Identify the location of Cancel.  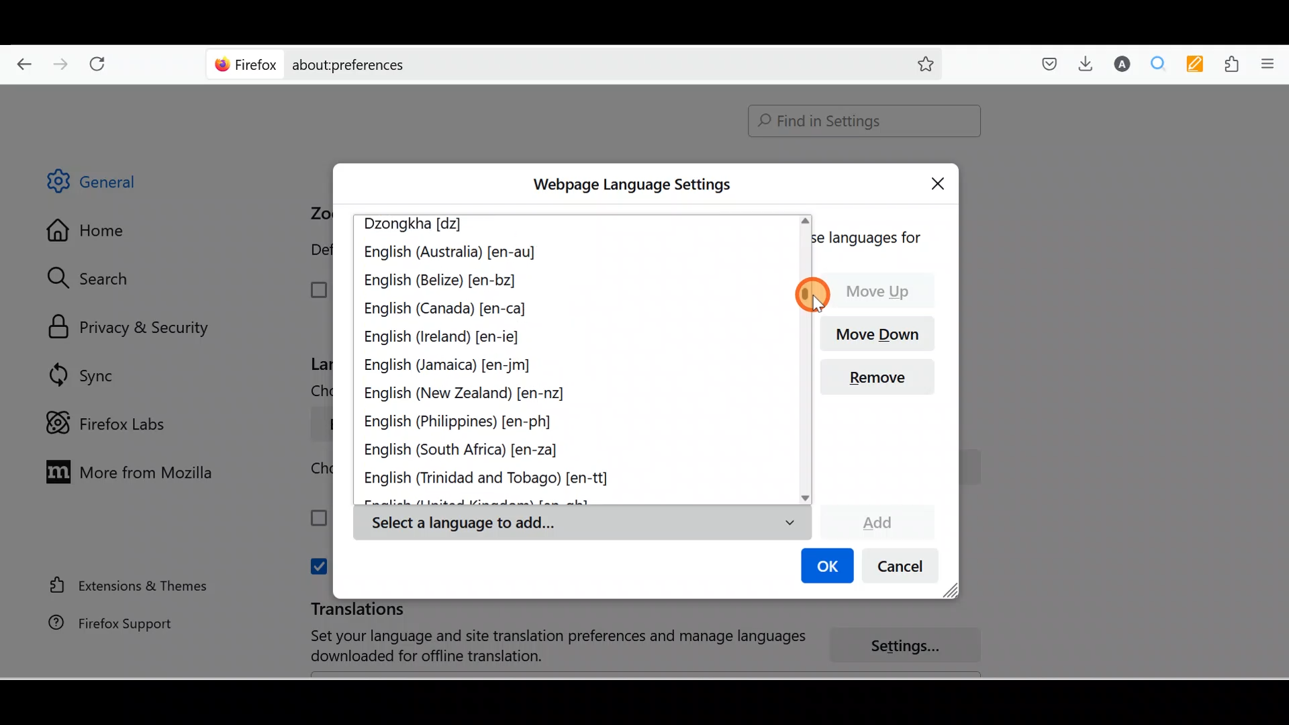
(904, 569).